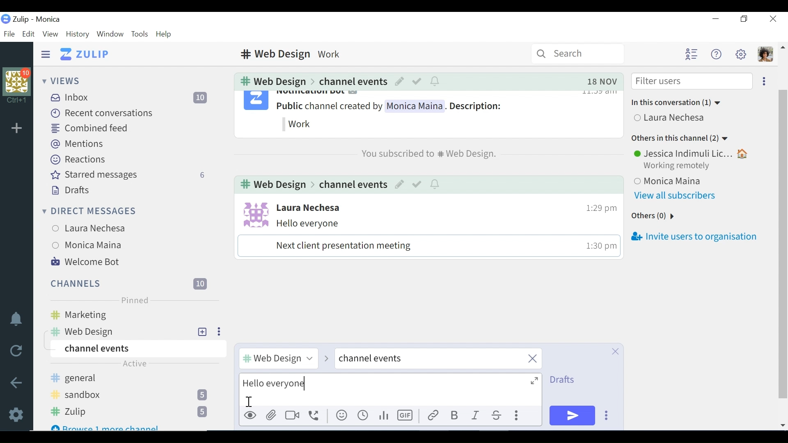 The width and height of the screenshot is (788, 443). I want to click on notification bot messages, so click(403, 113).